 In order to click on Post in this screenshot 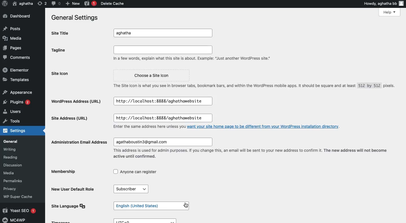, I will do `click(13, 28)`.